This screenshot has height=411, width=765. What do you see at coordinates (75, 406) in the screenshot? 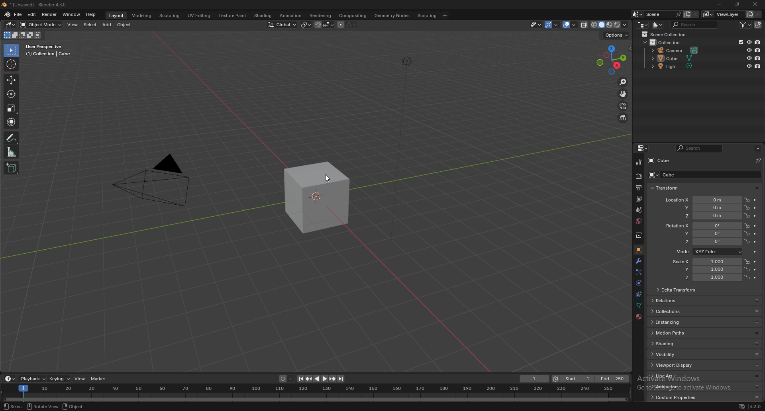
I see `object` at bounding box center [75, 406].